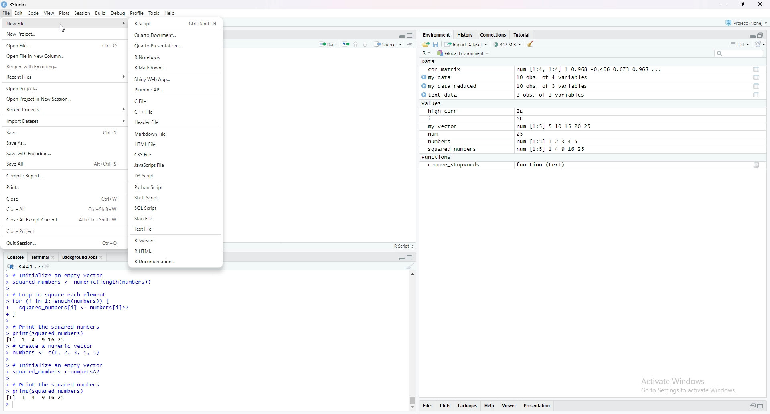  I want to click on Plots, so click(446, 406).